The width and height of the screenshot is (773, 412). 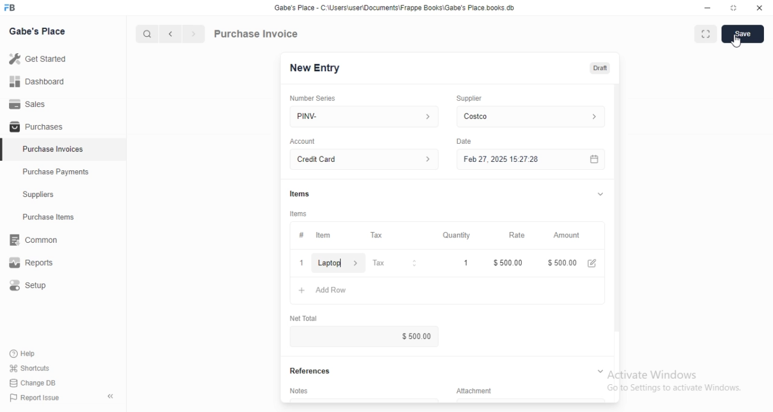 What do you see at coordinates (562, 263) in the screenshot?
I see `$ 500.00` at bounding box center [562, 263].